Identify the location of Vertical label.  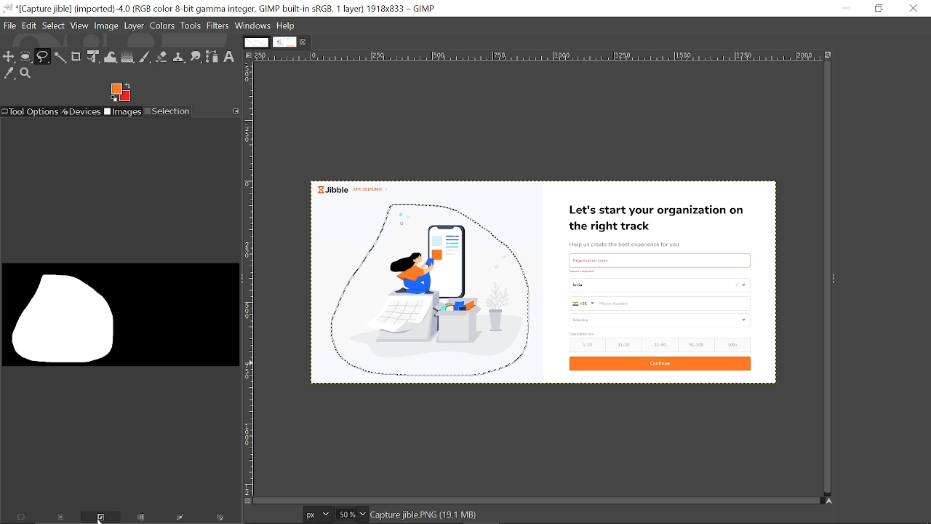
(250, 279).